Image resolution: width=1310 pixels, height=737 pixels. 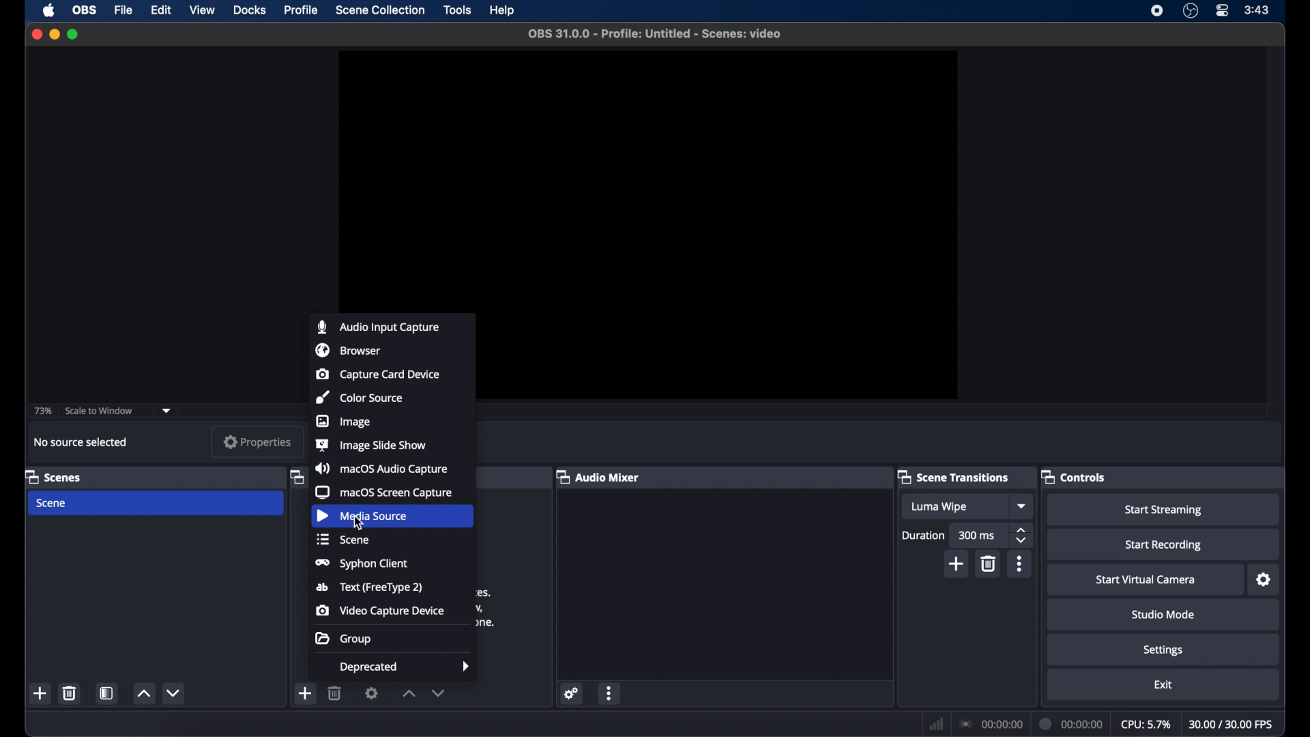 What do you see at coordinates (989, 564) in the screenshot?
I see `delete` at bounding box center [989, 564].